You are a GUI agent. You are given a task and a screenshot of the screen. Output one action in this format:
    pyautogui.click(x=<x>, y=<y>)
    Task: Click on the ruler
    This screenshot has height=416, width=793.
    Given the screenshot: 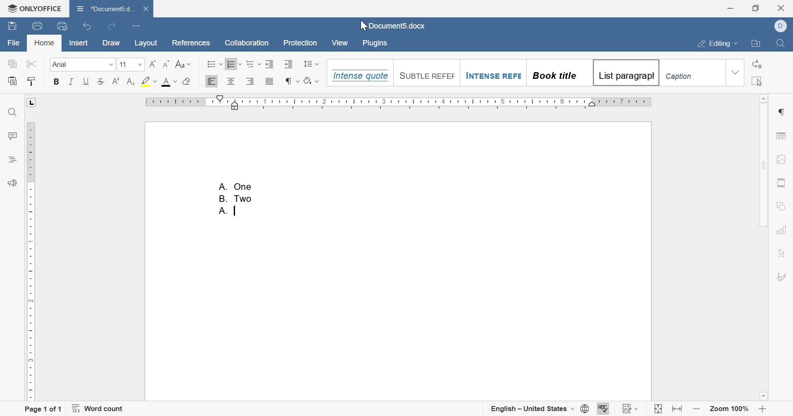 What is the action you would take?
    pyautogui.click(x=32, y=261)
    